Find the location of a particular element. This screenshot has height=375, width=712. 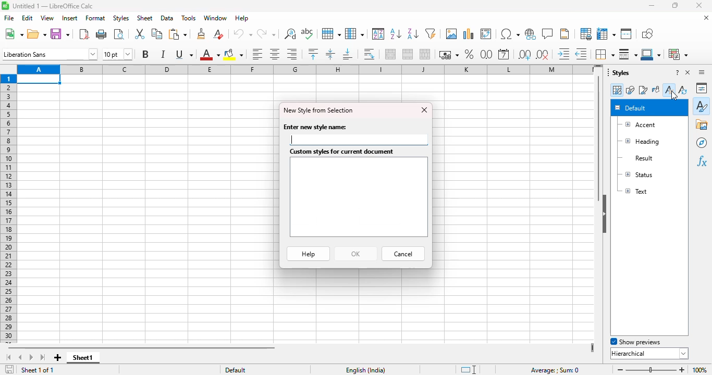

zoom in is located at coordinates (682, 370).